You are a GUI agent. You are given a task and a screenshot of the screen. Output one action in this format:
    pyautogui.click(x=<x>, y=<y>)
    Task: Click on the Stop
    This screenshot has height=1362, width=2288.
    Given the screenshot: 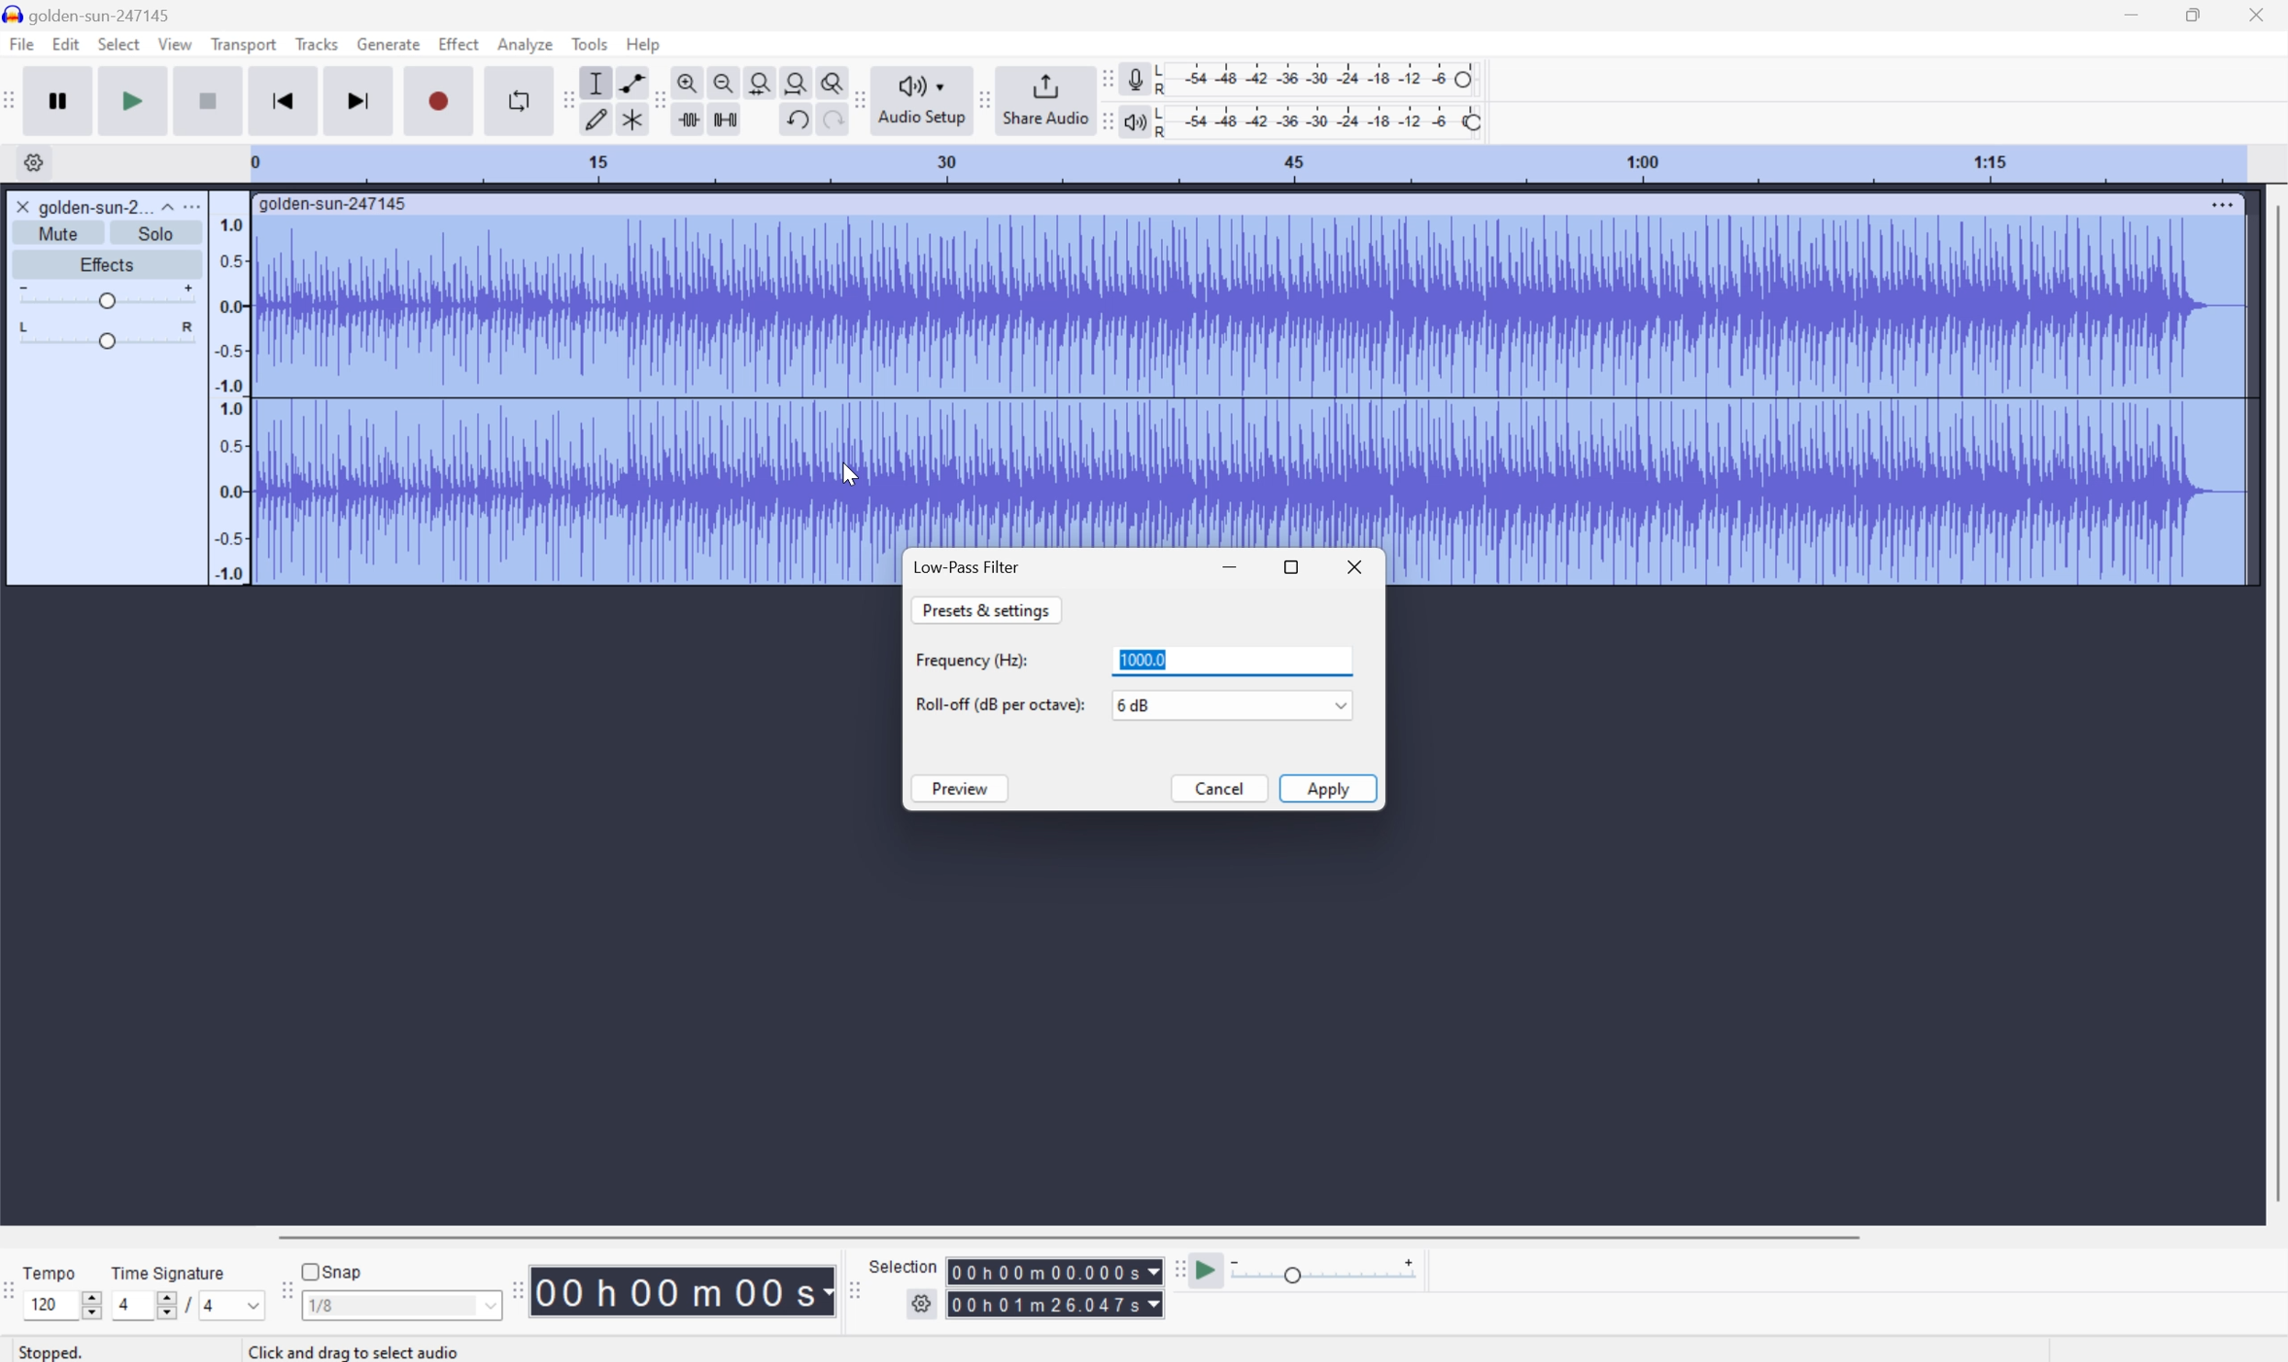 What is the action you would take?
    pyautogui.click(x=209, y=100)
    